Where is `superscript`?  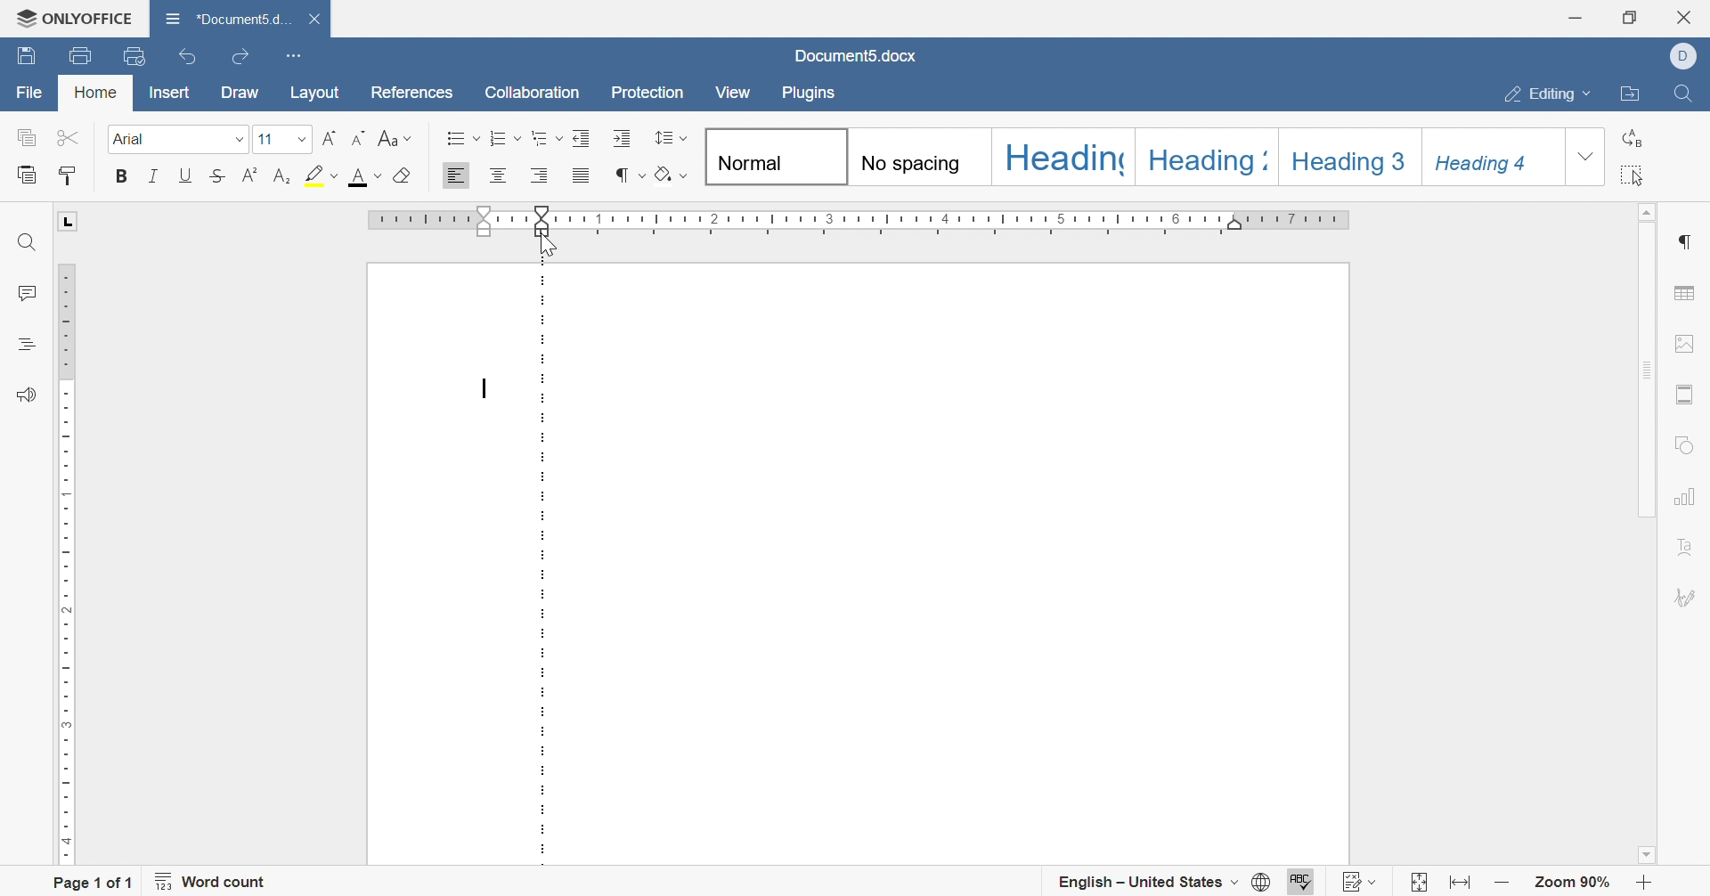
superscript is located at coordinates (251, 174).